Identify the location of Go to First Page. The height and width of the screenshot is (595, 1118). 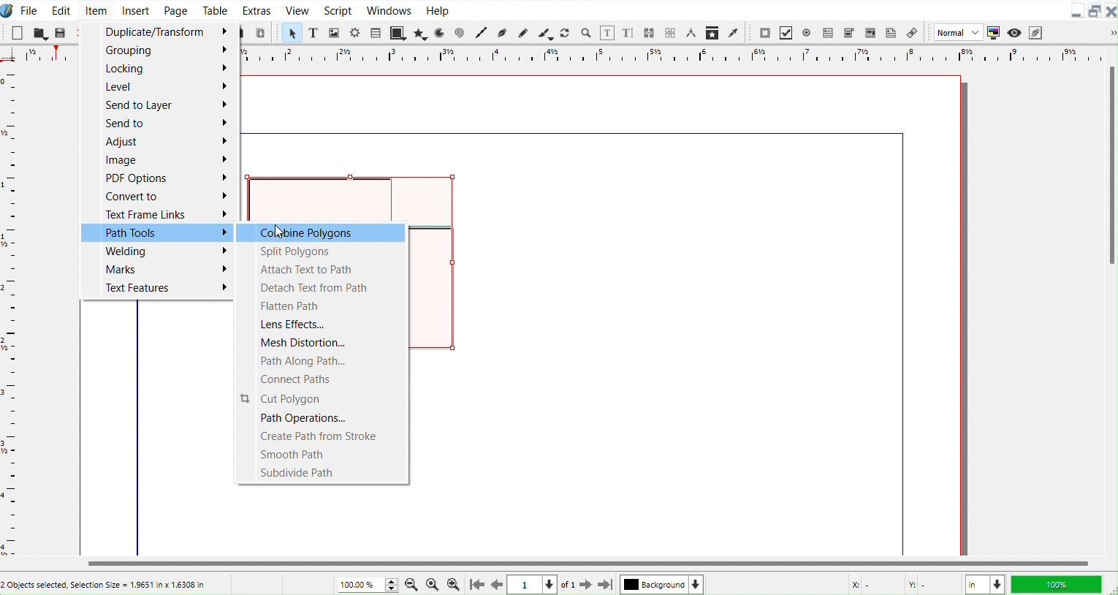
(476, 585).